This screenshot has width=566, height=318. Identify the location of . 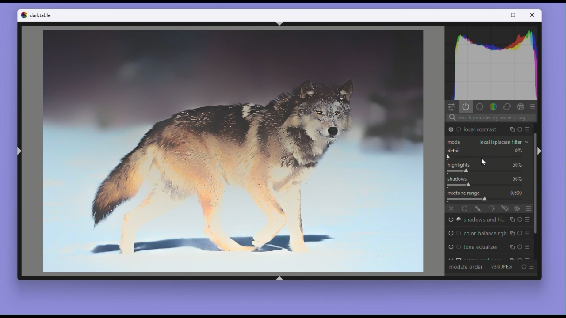
(511, 130).